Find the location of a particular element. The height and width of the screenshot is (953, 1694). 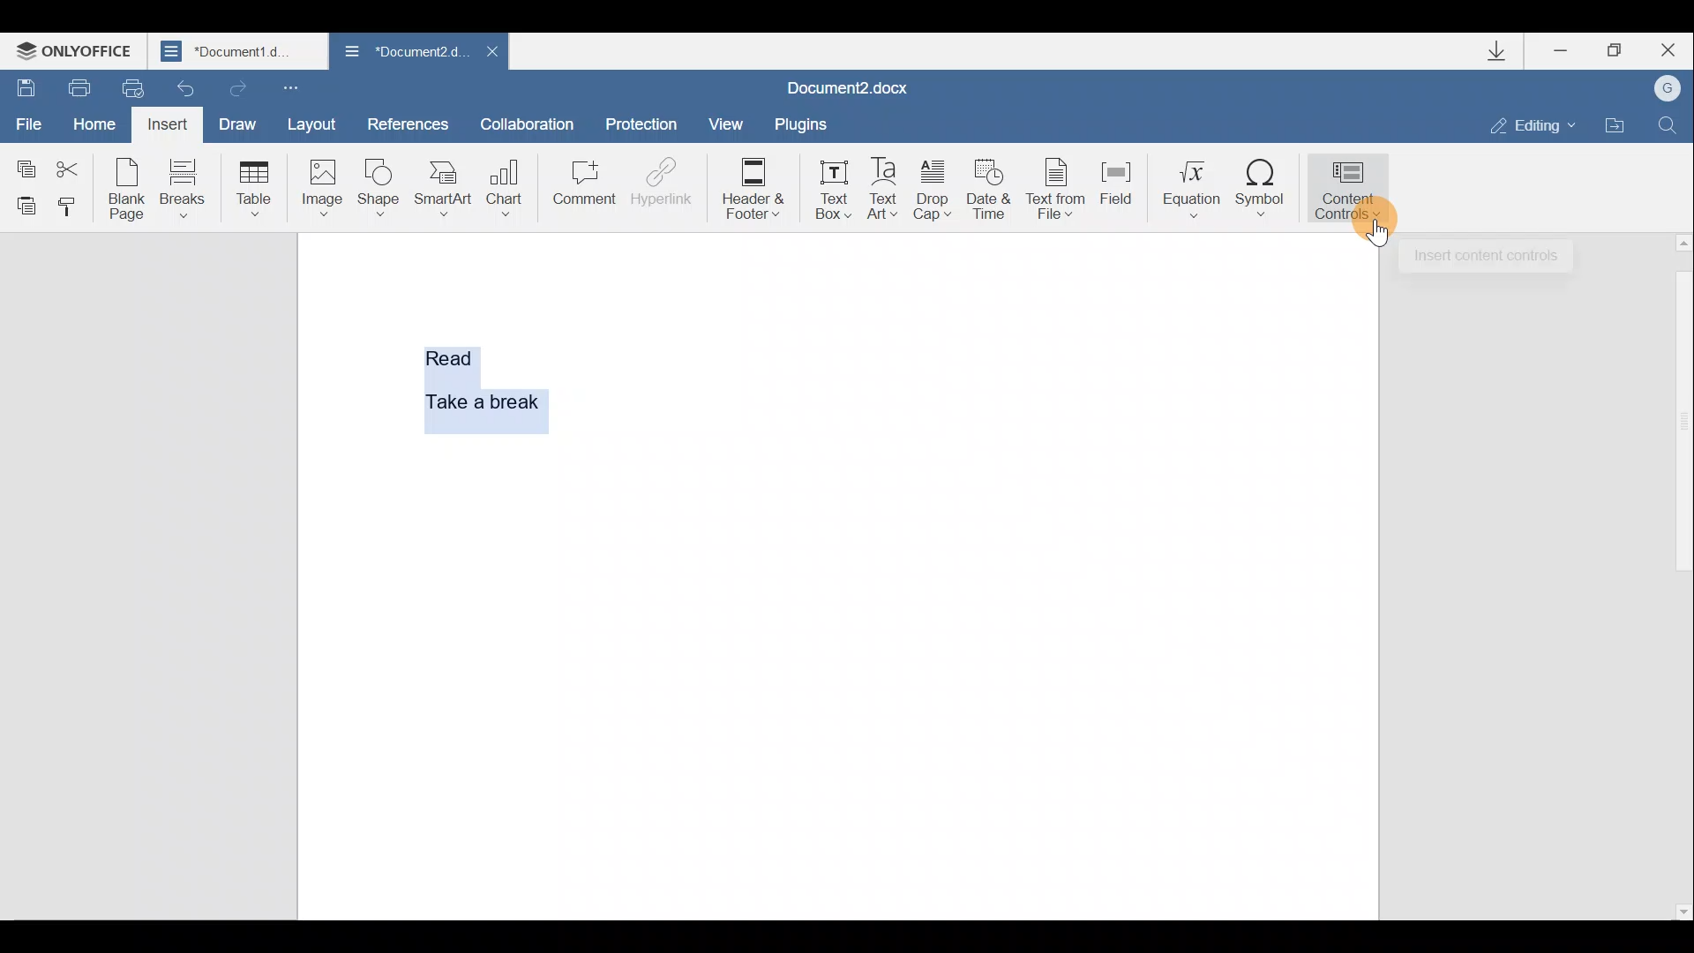

Scroll bar is located at coordinates (1679, 575).